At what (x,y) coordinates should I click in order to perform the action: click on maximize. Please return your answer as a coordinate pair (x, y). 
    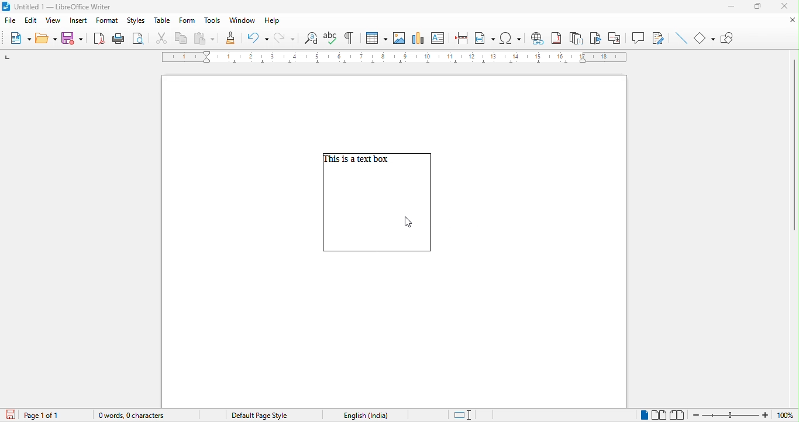
    Looking at the image, I should click on (757, 6).